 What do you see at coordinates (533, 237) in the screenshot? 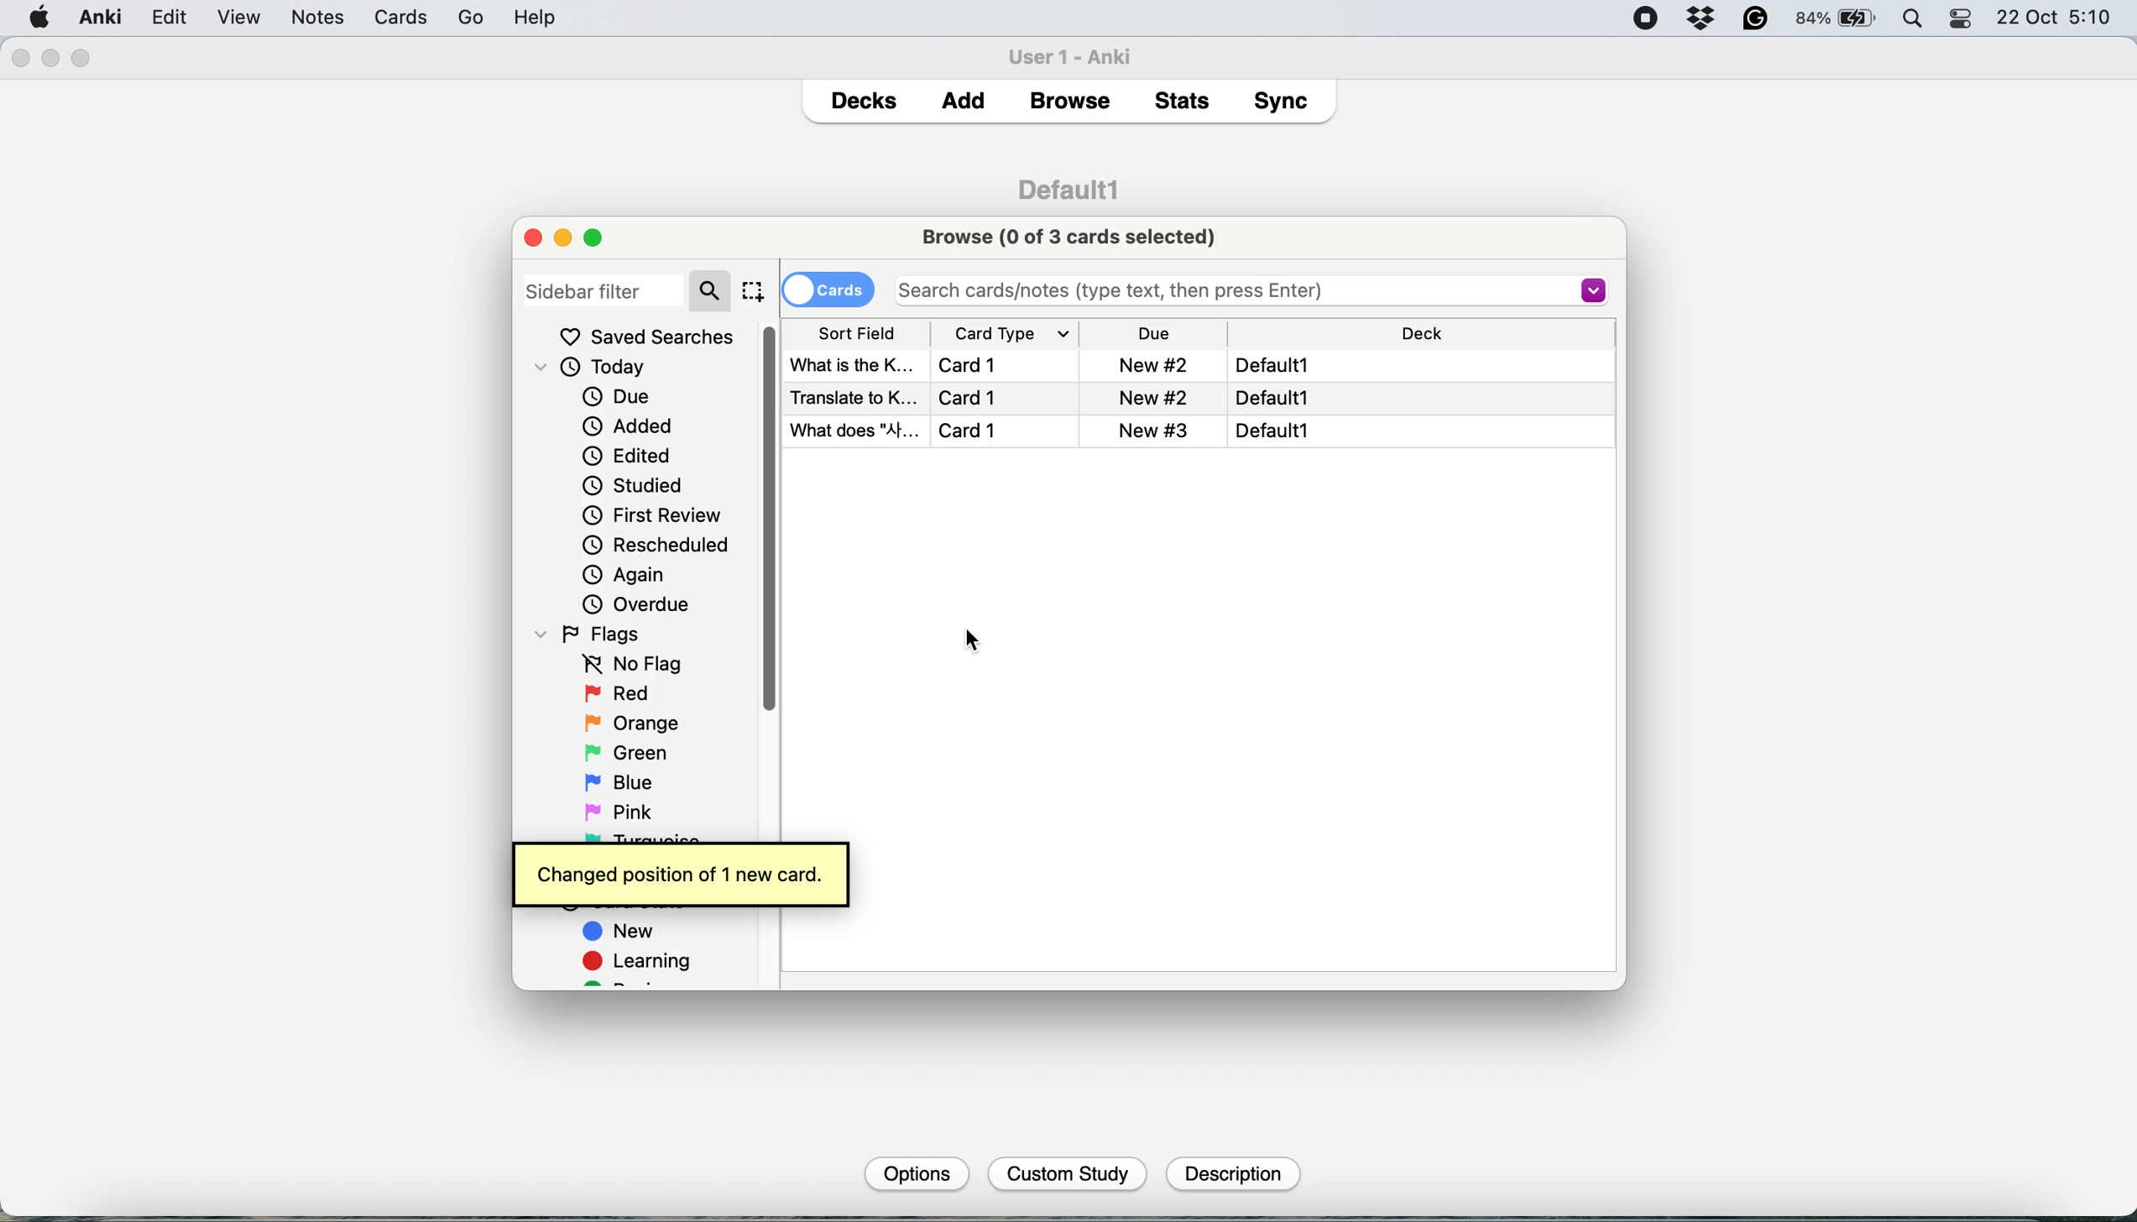
I see `close` at bounding box center [533, 237].